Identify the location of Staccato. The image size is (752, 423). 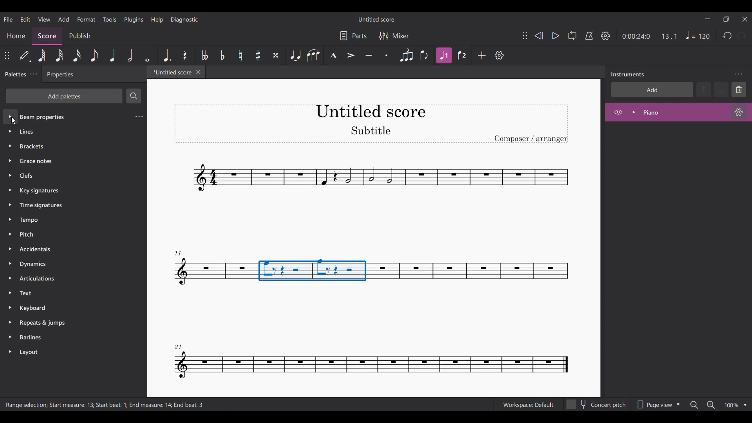
(387, 55).